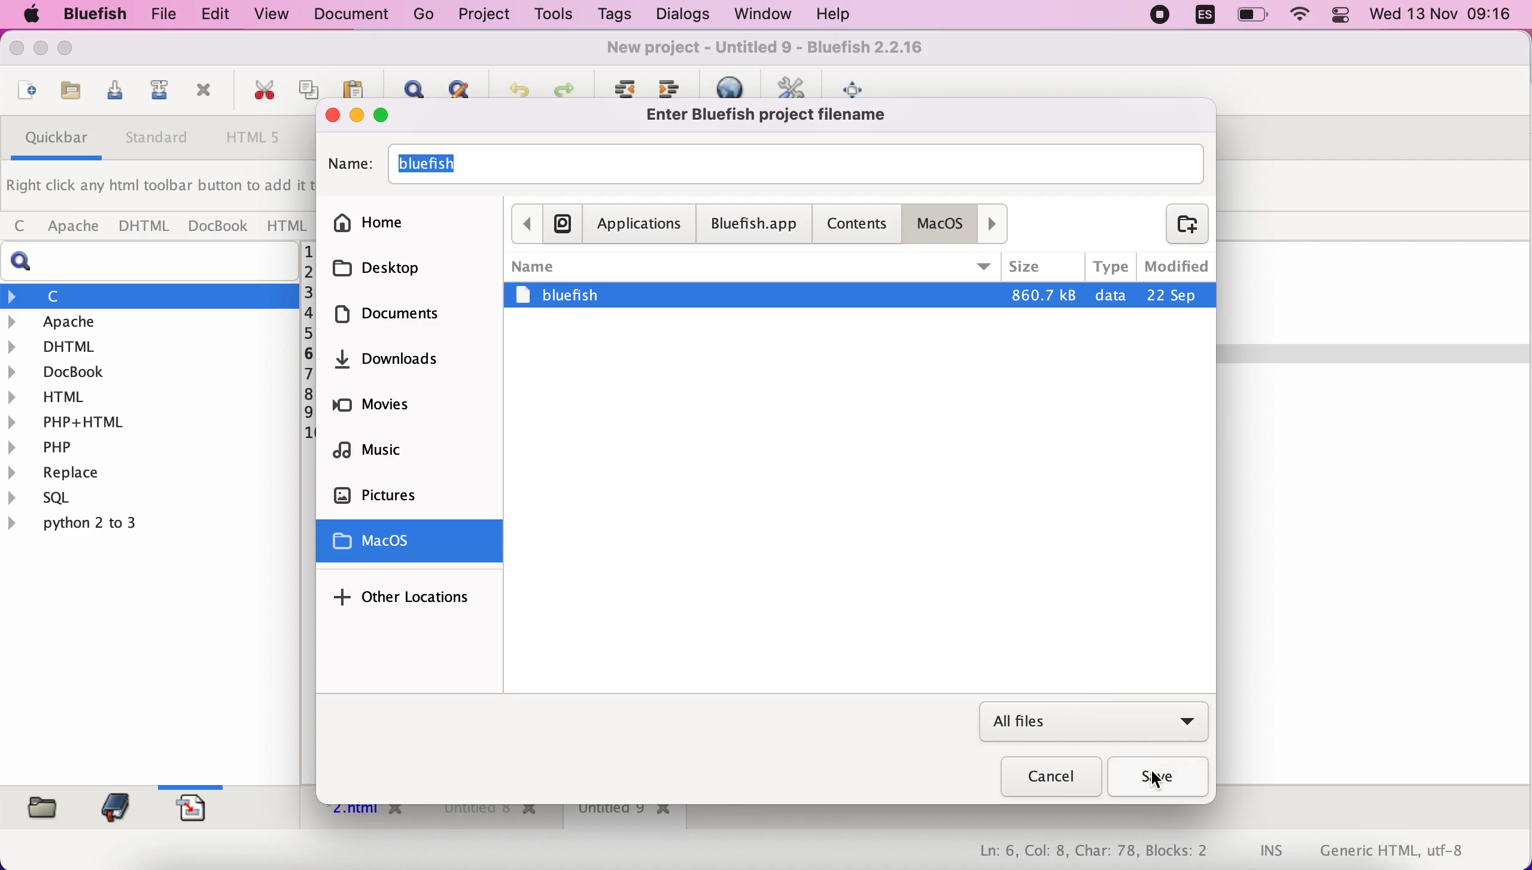 The height and width of the screenshot is (870, 1532). I want to click on downloads, so click(418, 365).